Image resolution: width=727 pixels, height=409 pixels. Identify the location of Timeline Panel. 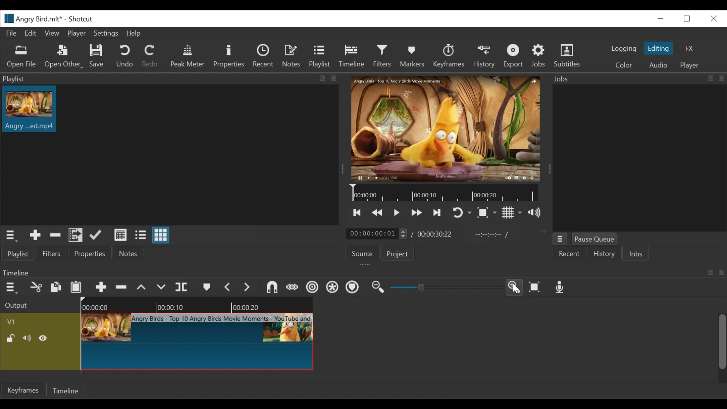
(361, 272).